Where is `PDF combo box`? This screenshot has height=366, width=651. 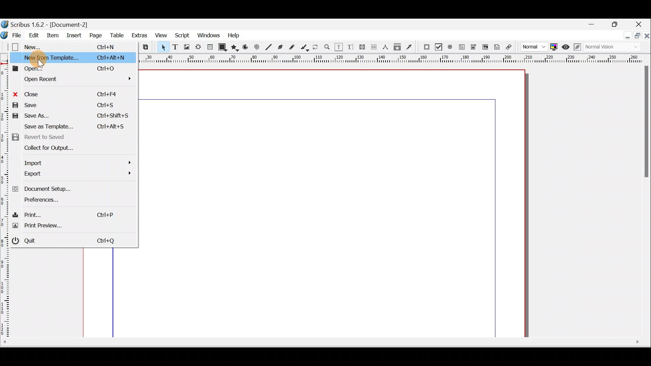
PDF combo box is located at coordinates (473, 47).